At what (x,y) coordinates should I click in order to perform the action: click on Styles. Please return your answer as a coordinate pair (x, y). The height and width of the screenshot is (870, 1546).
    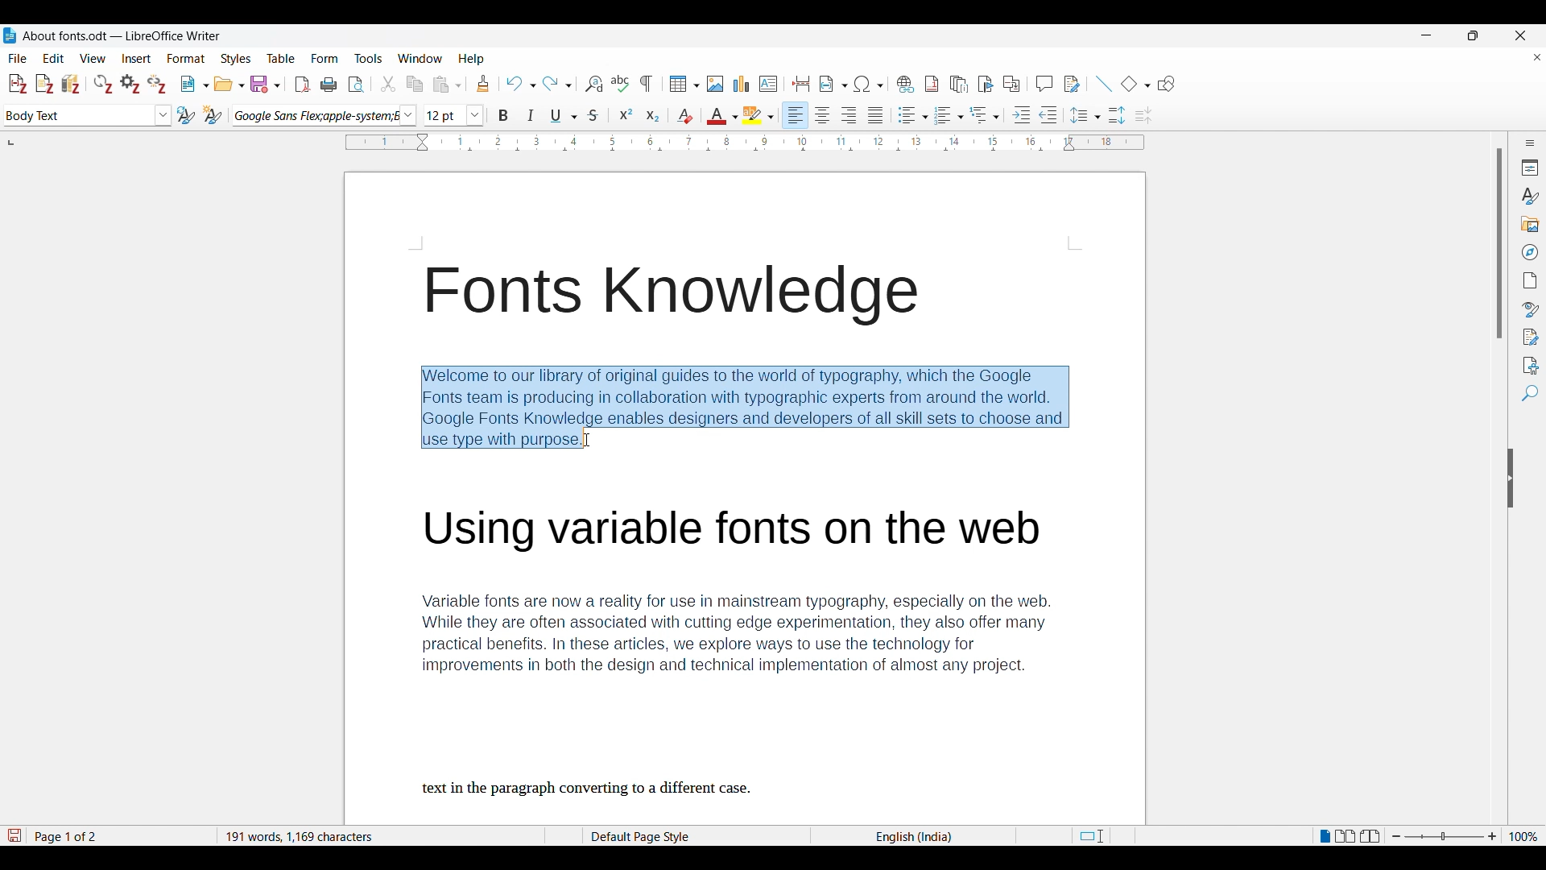
    Looking at the image, I should click on (1529, 197).